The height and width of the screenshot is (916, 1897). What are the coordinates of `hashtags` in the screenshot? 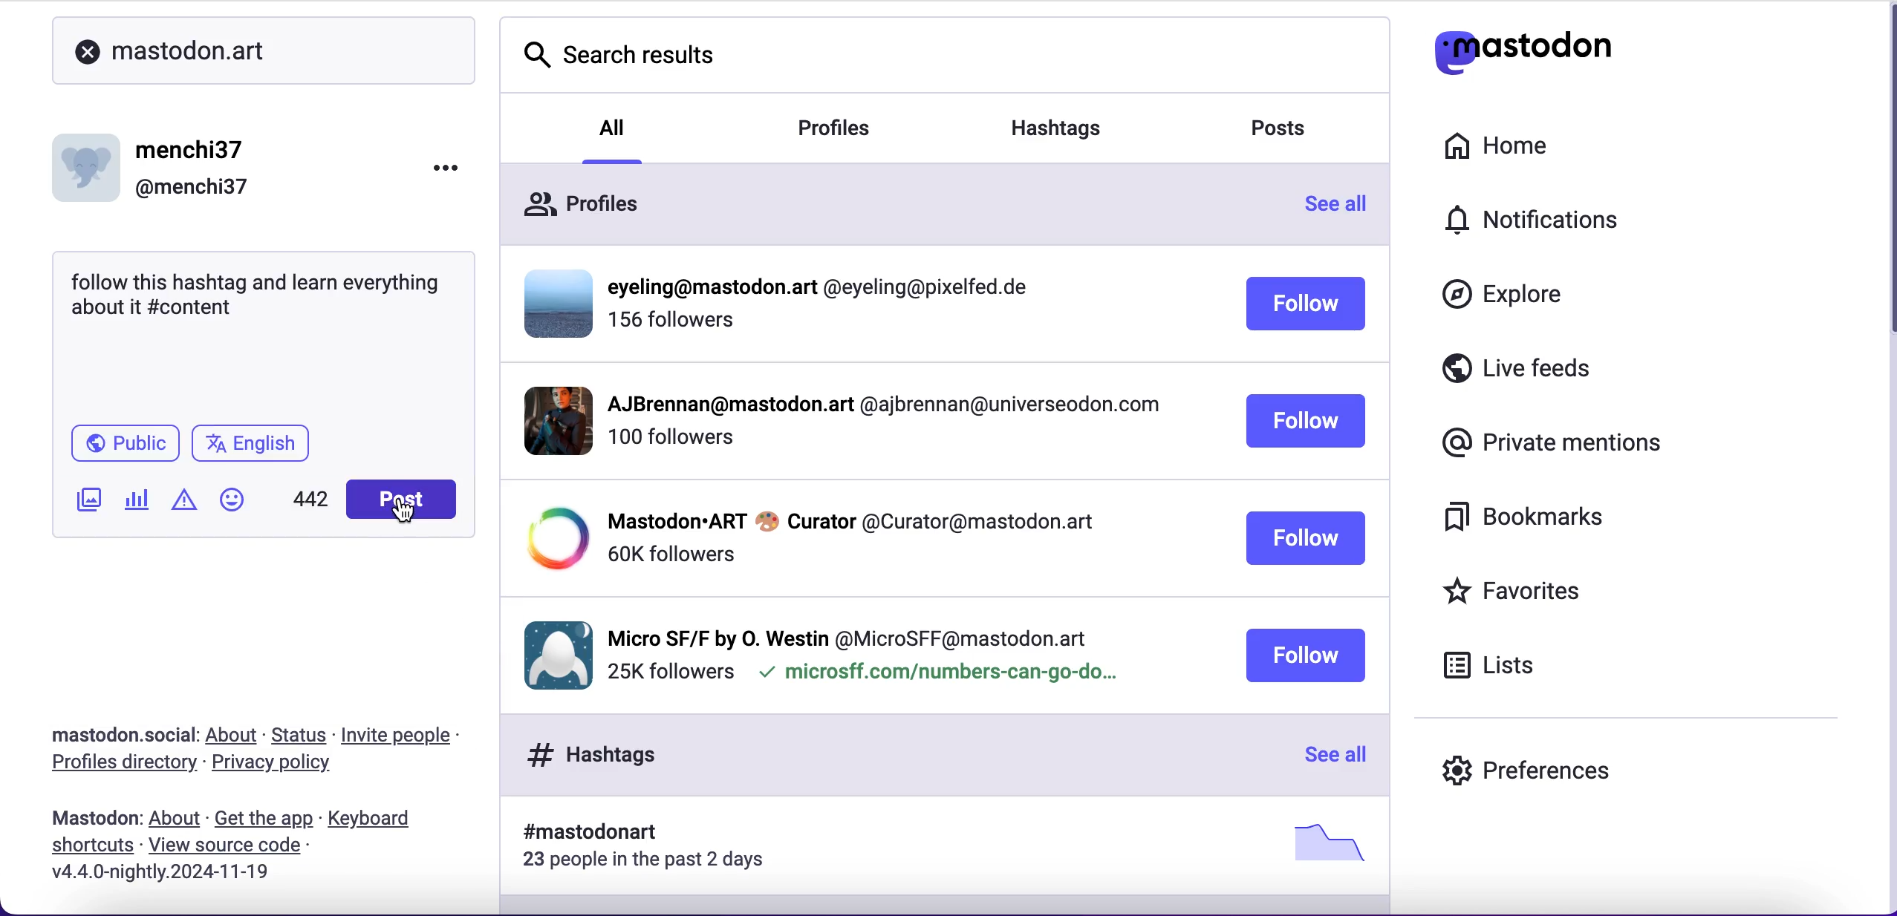 It's located at (585, 754).